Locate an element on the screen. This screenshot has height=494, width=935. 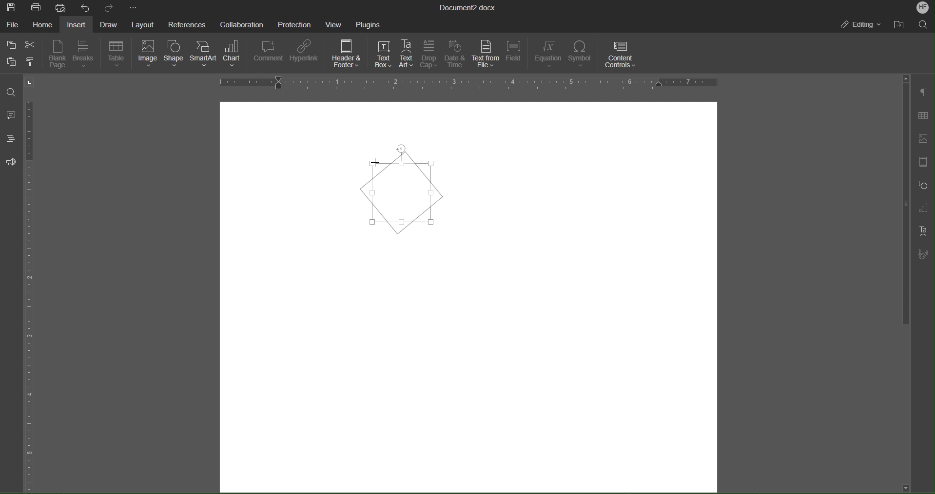
Feedback and Support is located at coordinates (11, 162).